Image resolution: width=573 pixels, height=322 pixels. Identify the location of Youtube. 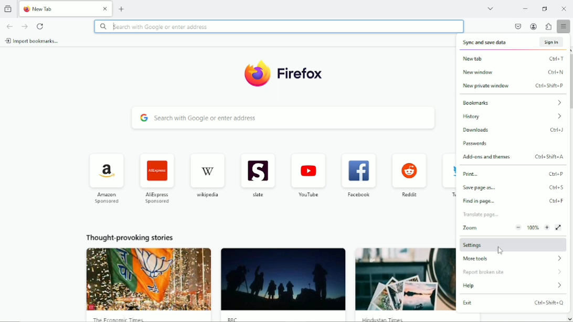
(309, 175).